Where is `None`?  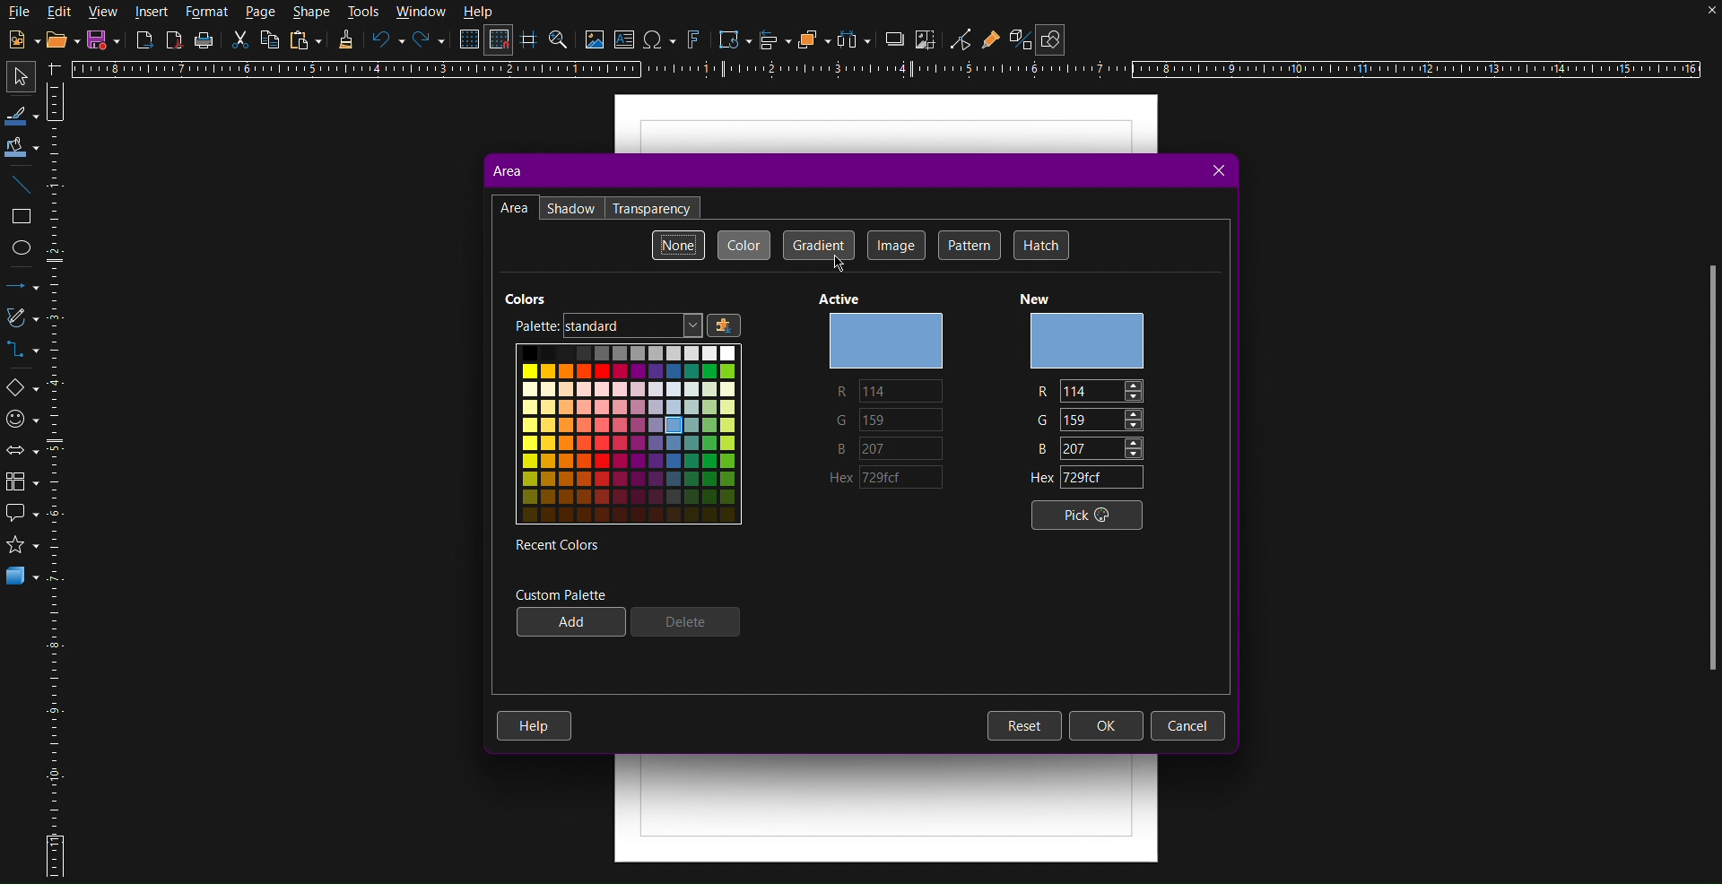 None is located at coordinates (678, 245).